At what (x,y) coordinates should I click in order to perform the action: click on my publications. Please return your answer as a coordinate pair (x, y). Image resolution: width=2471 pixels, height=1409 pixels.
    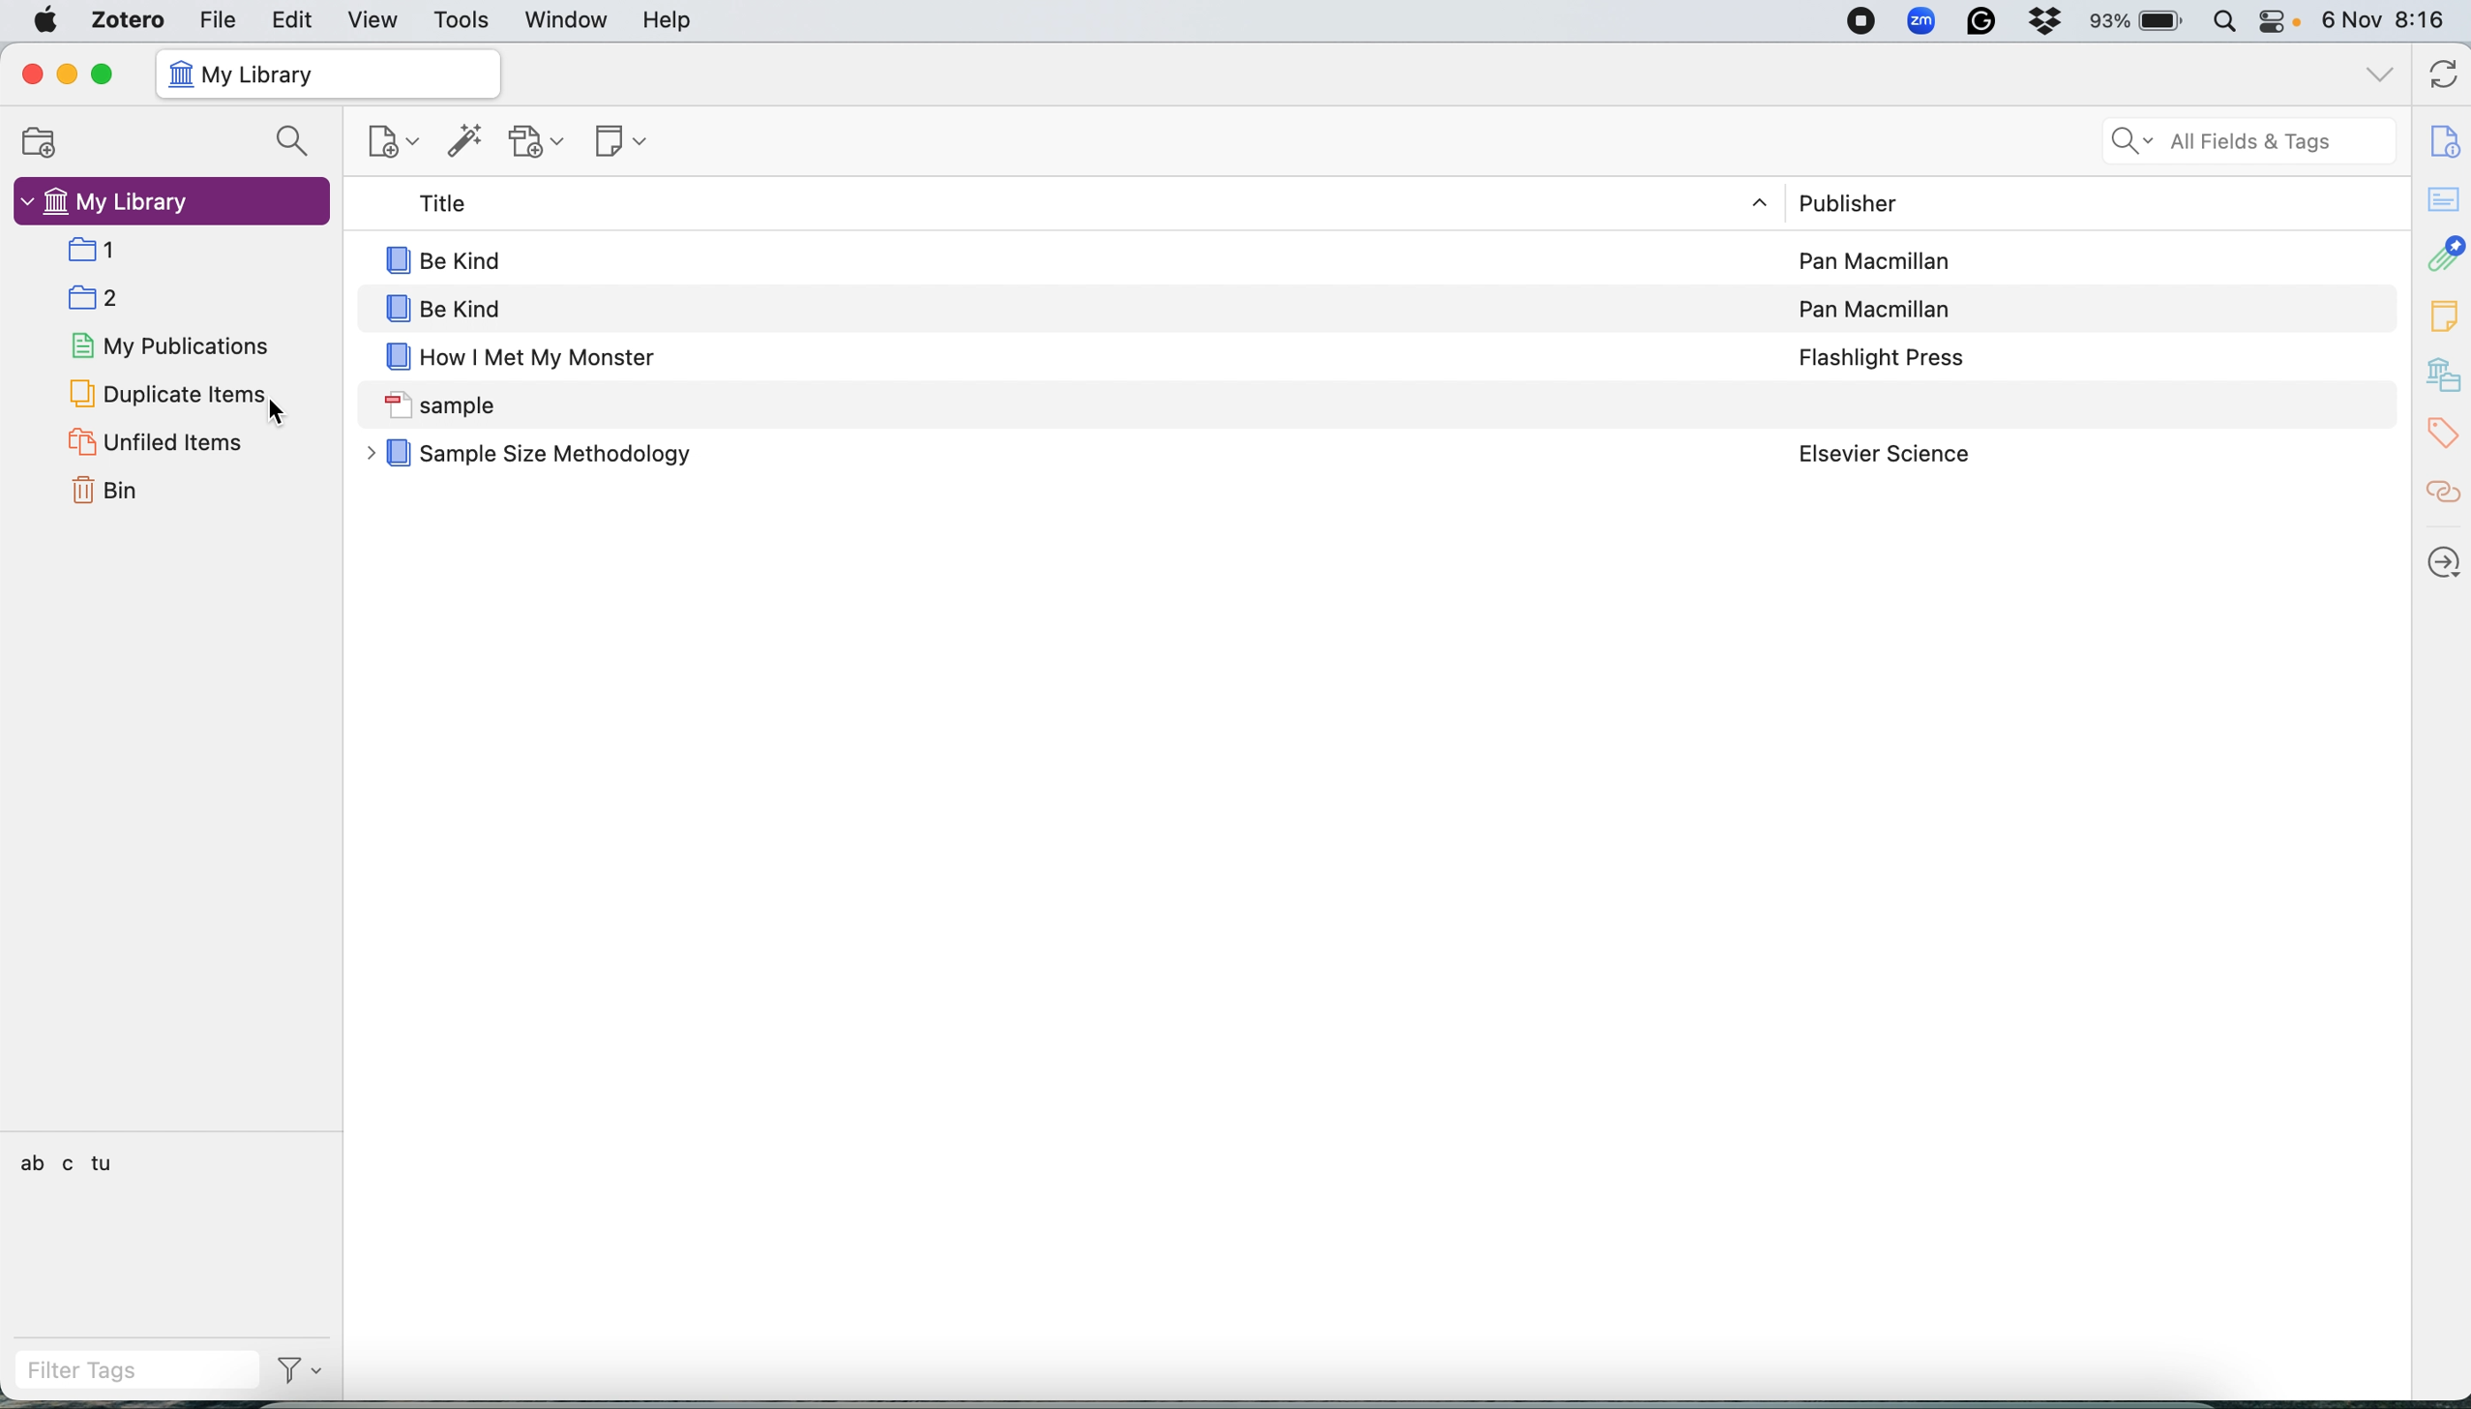
    Looking at the image, I should click on (172, 348).